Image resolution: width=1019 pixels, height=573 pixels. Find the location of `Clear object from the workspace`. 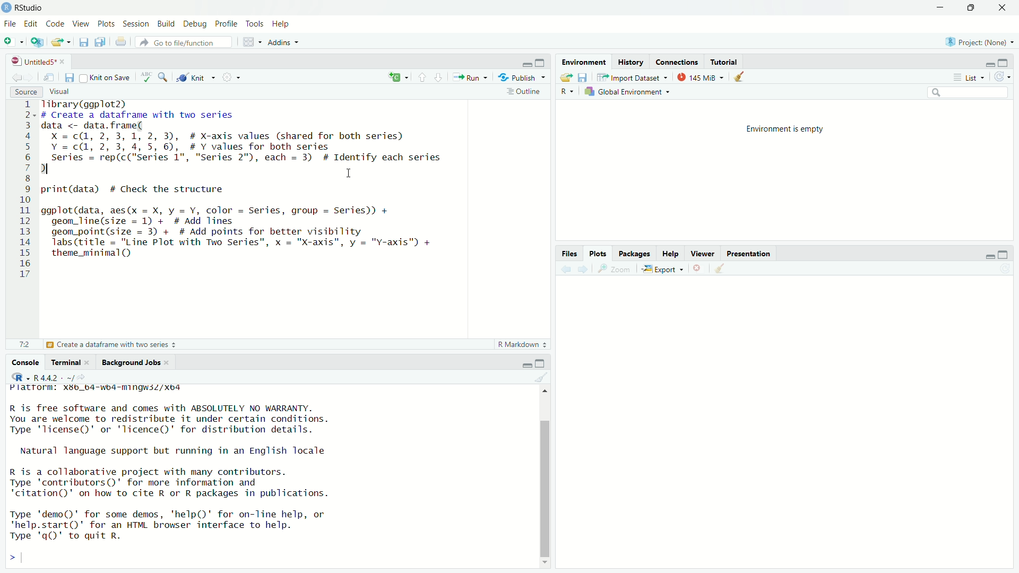

Clear object from the workspace is located at coordinates (741, 76).